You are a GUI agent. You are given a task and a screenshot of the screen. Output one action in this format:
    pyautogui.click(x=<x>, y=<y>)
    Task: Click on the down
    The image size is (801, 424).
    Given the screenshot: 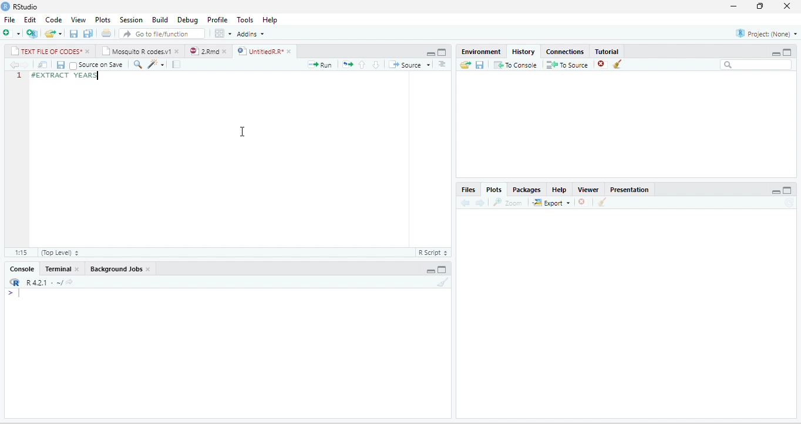 What is the action you would take?
    pyautogui.click(x=376, y=65)
    